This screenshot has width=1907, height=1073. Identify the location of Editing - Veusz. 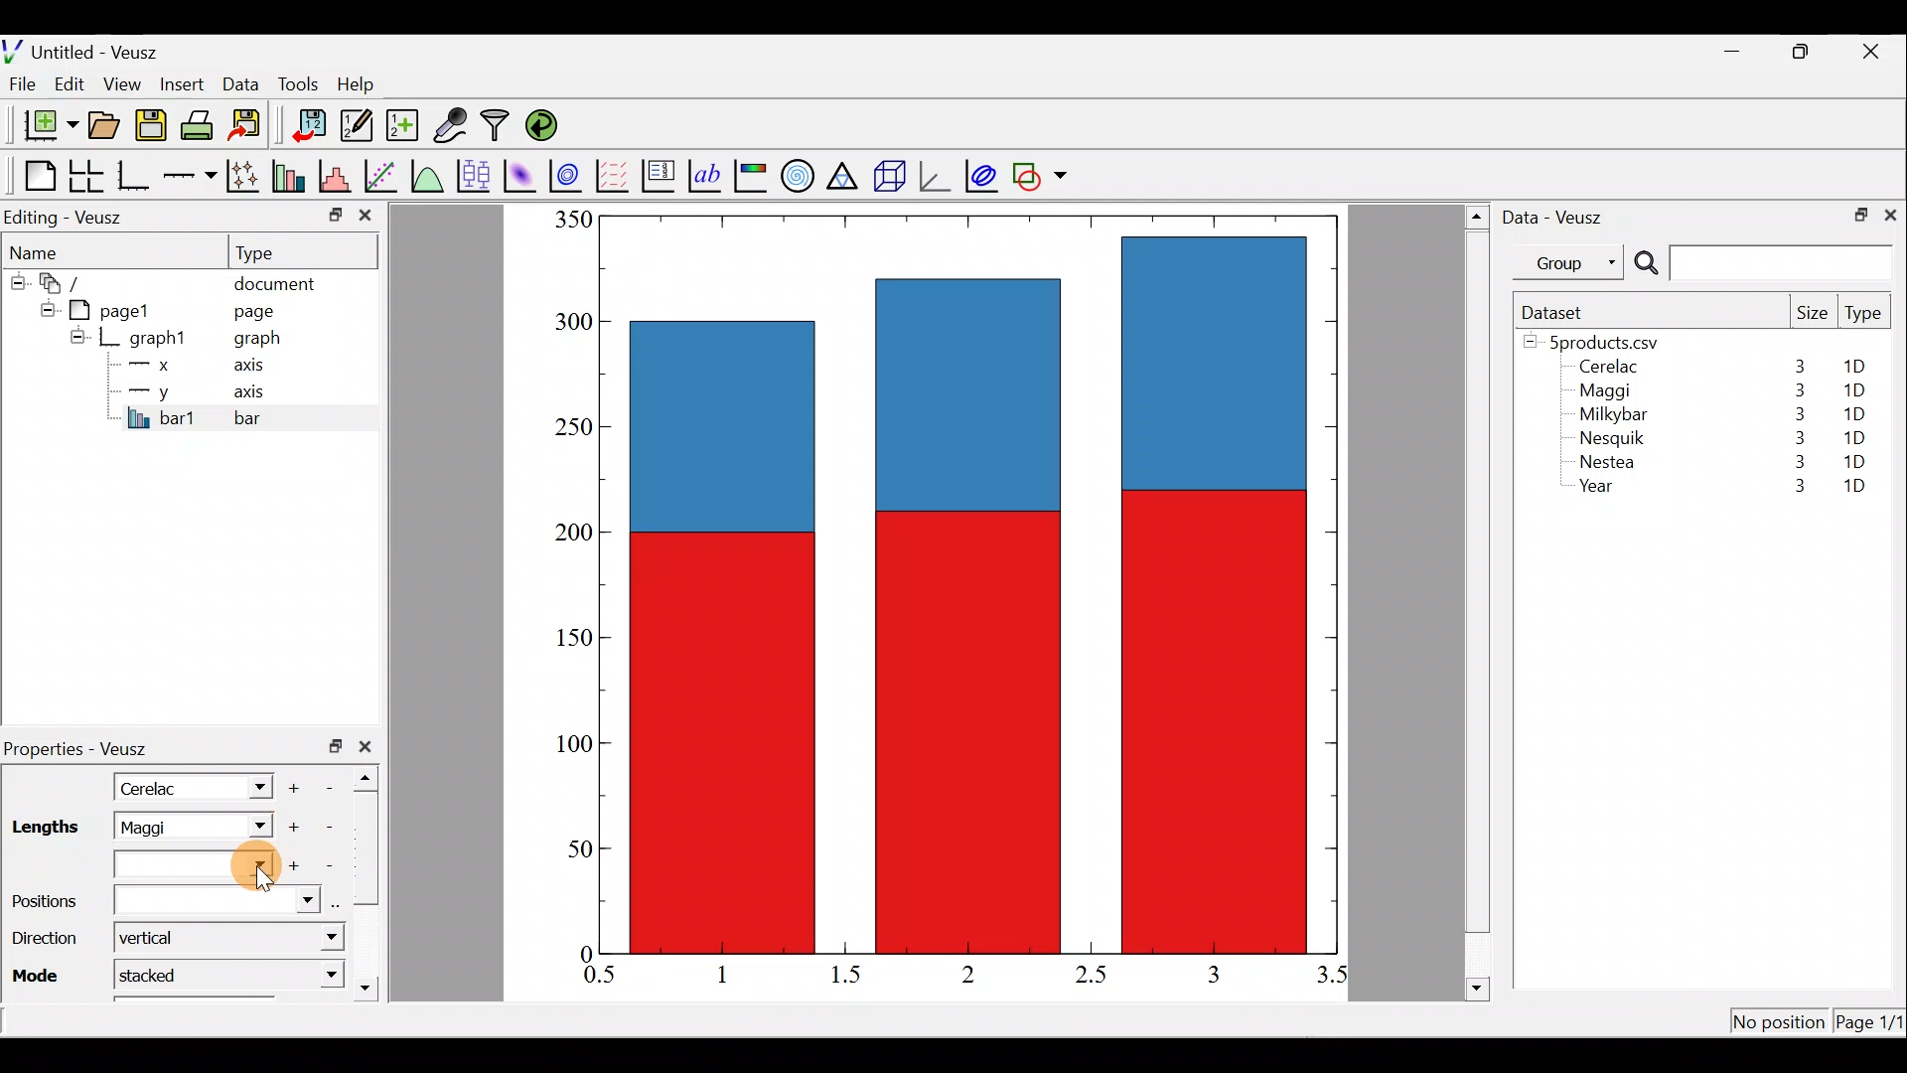
(68, 217).